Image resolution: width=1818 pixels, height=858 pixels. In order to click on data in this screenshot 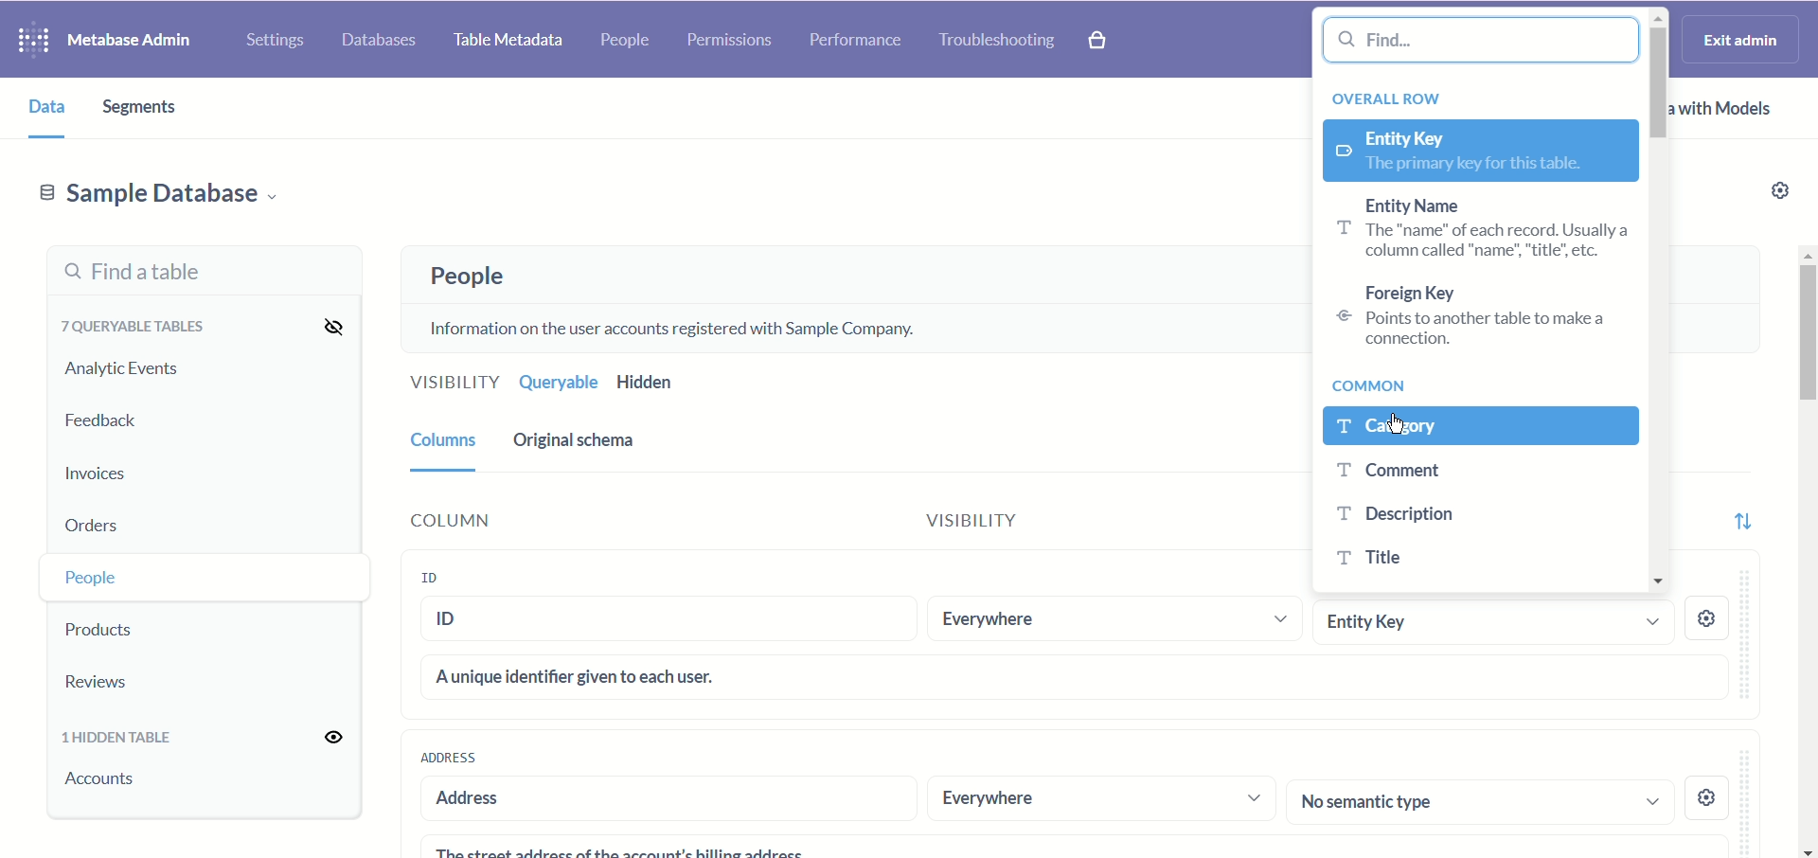, I will do `click(39, 105)`.